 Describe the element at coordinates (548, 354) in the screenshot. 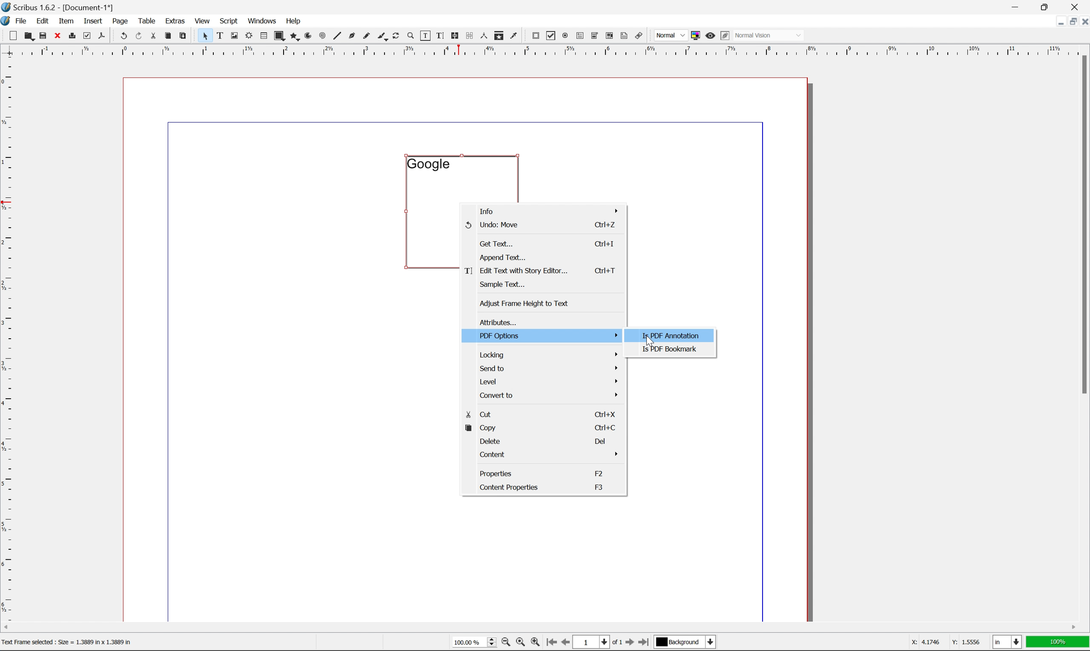

I see `locking` at that location.